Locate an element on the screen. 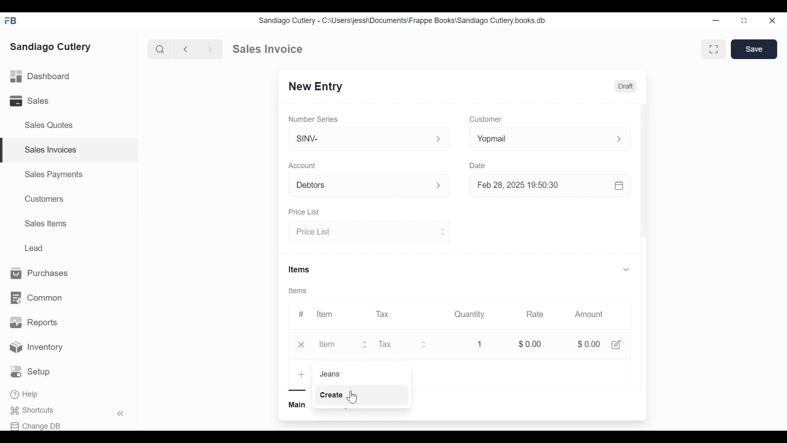 The width and height of the screenshot is (787, 443). Shortcuts is located at coordinates (35, 411).